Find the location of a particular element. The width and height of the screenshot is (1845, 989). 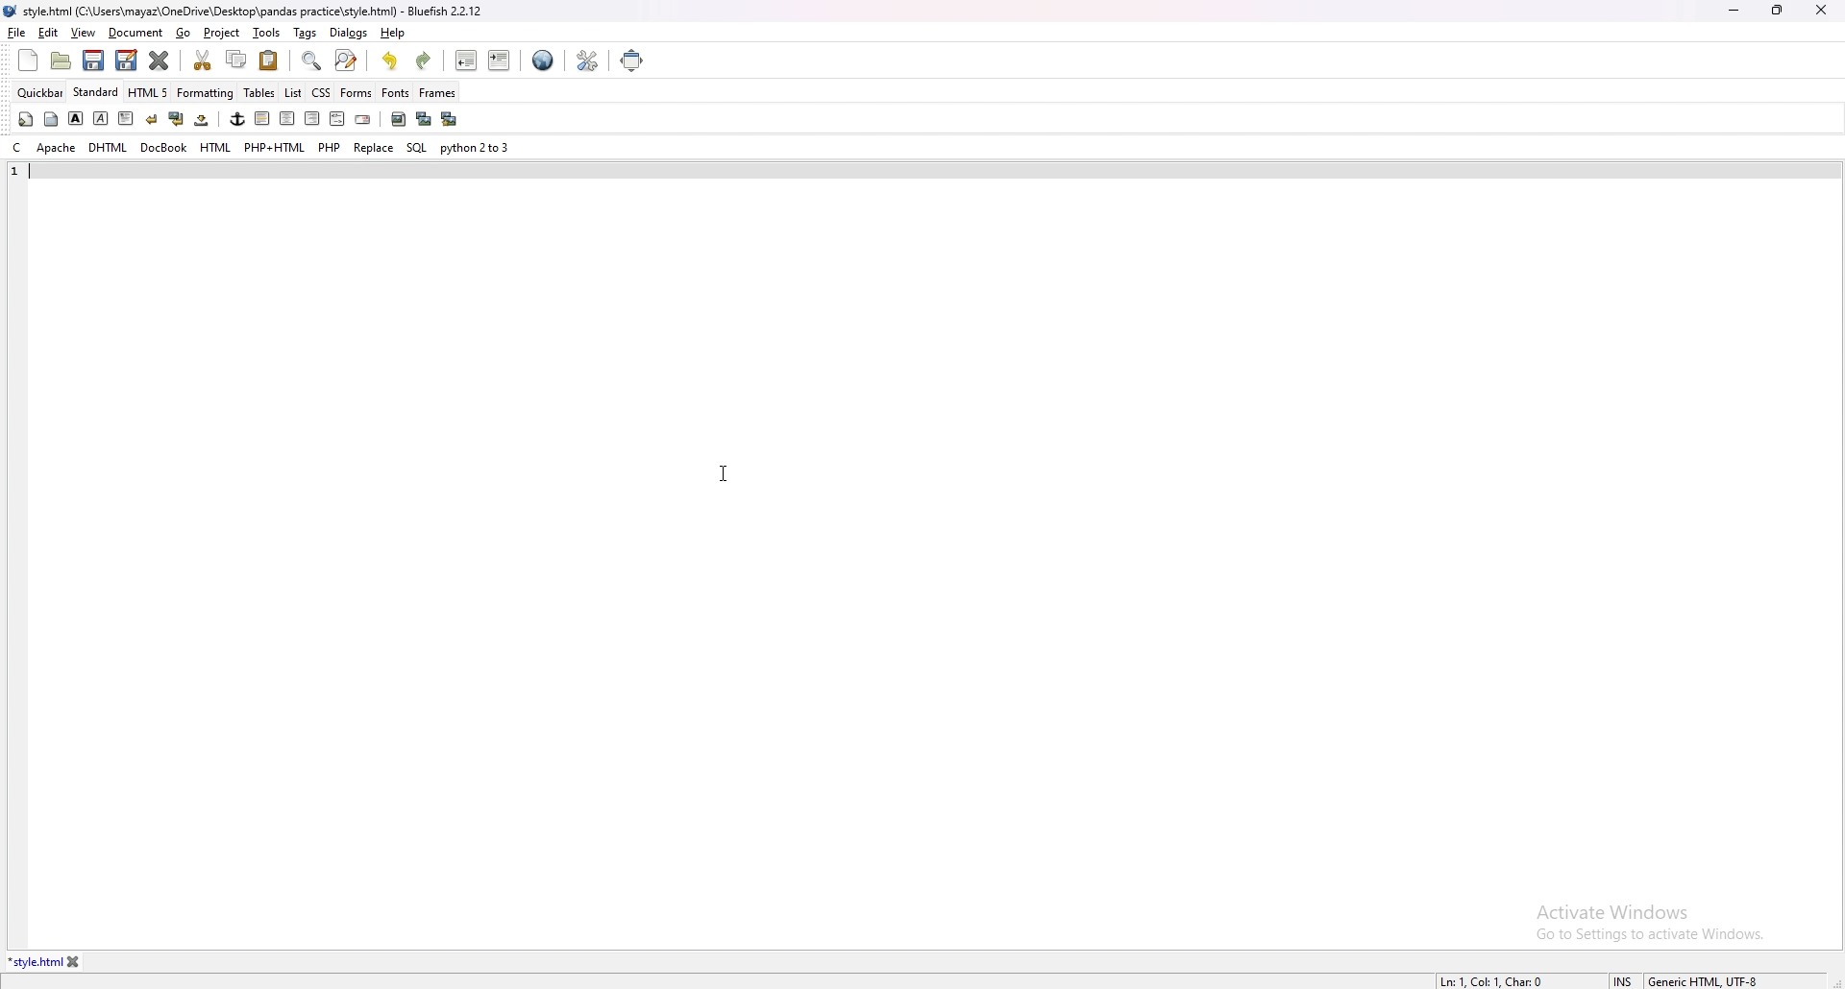

go is located at coordinates (185, 34).